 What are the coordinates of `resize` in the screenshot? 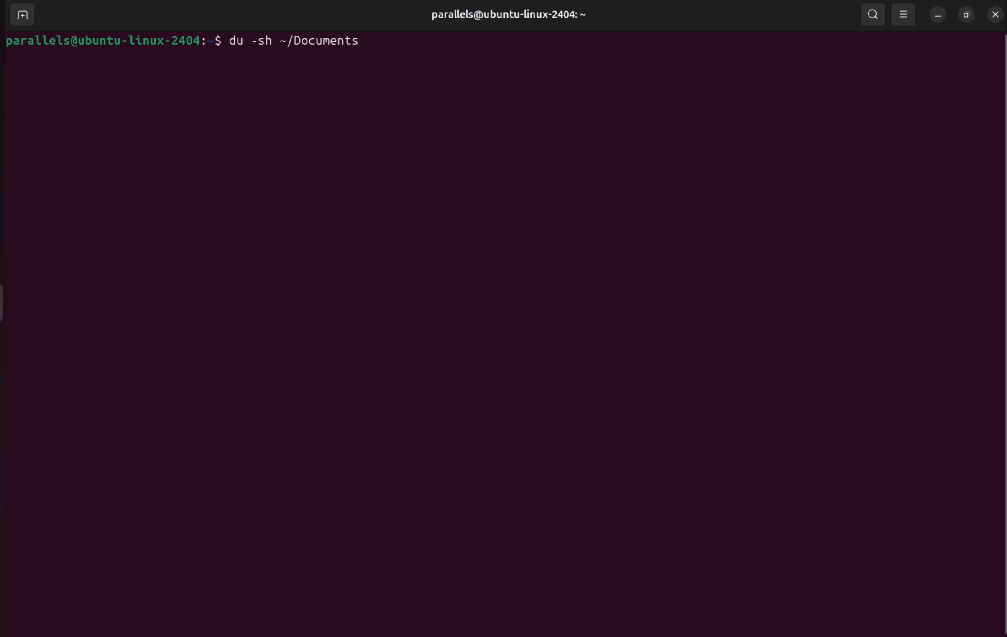 It's located at (967, 14).